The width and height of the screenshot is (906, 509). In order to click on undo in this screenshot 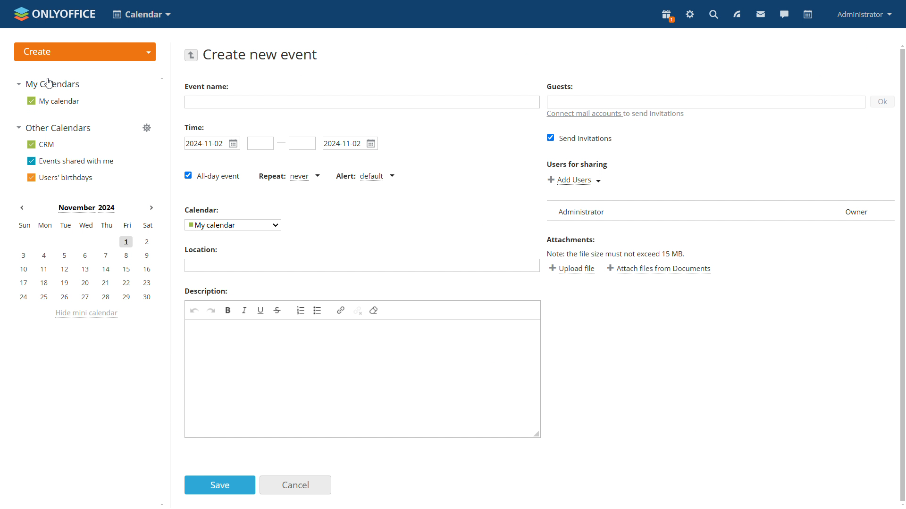, I will do `click(194, 310)`.